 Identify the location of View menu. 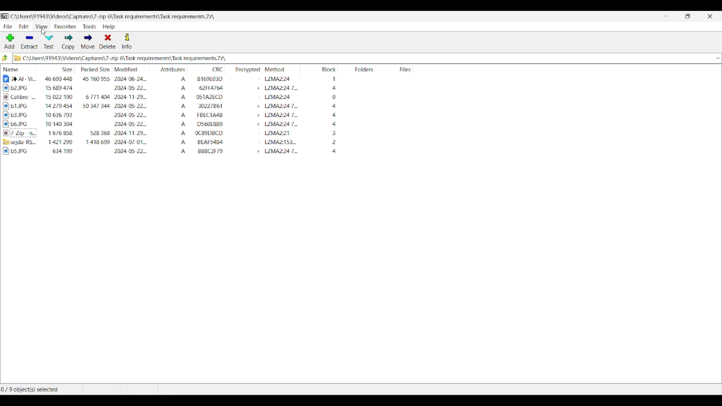
(41, 26).